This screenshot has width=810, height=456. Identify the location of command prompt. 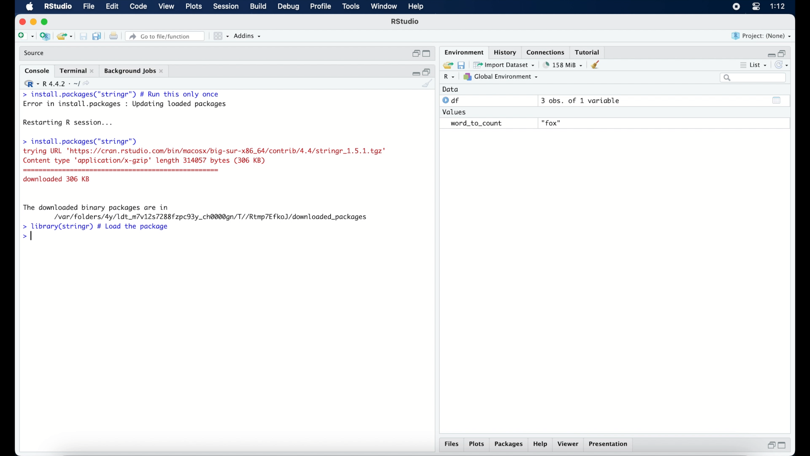
(27, 237).